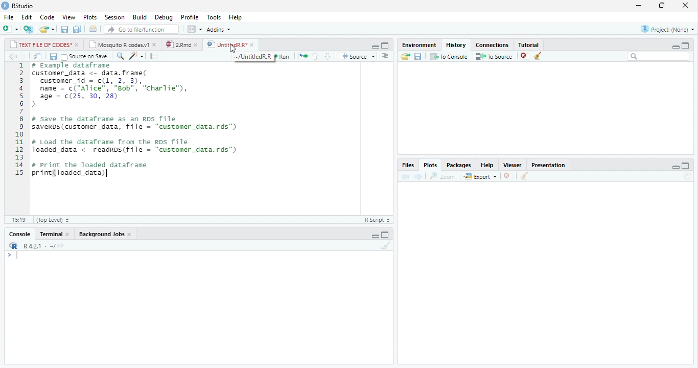 This screenshot has height=368, width=698. What do you see at coordinates (303, 57) in the screenshot?
I see `rerun` at bounding box center [303, 57].